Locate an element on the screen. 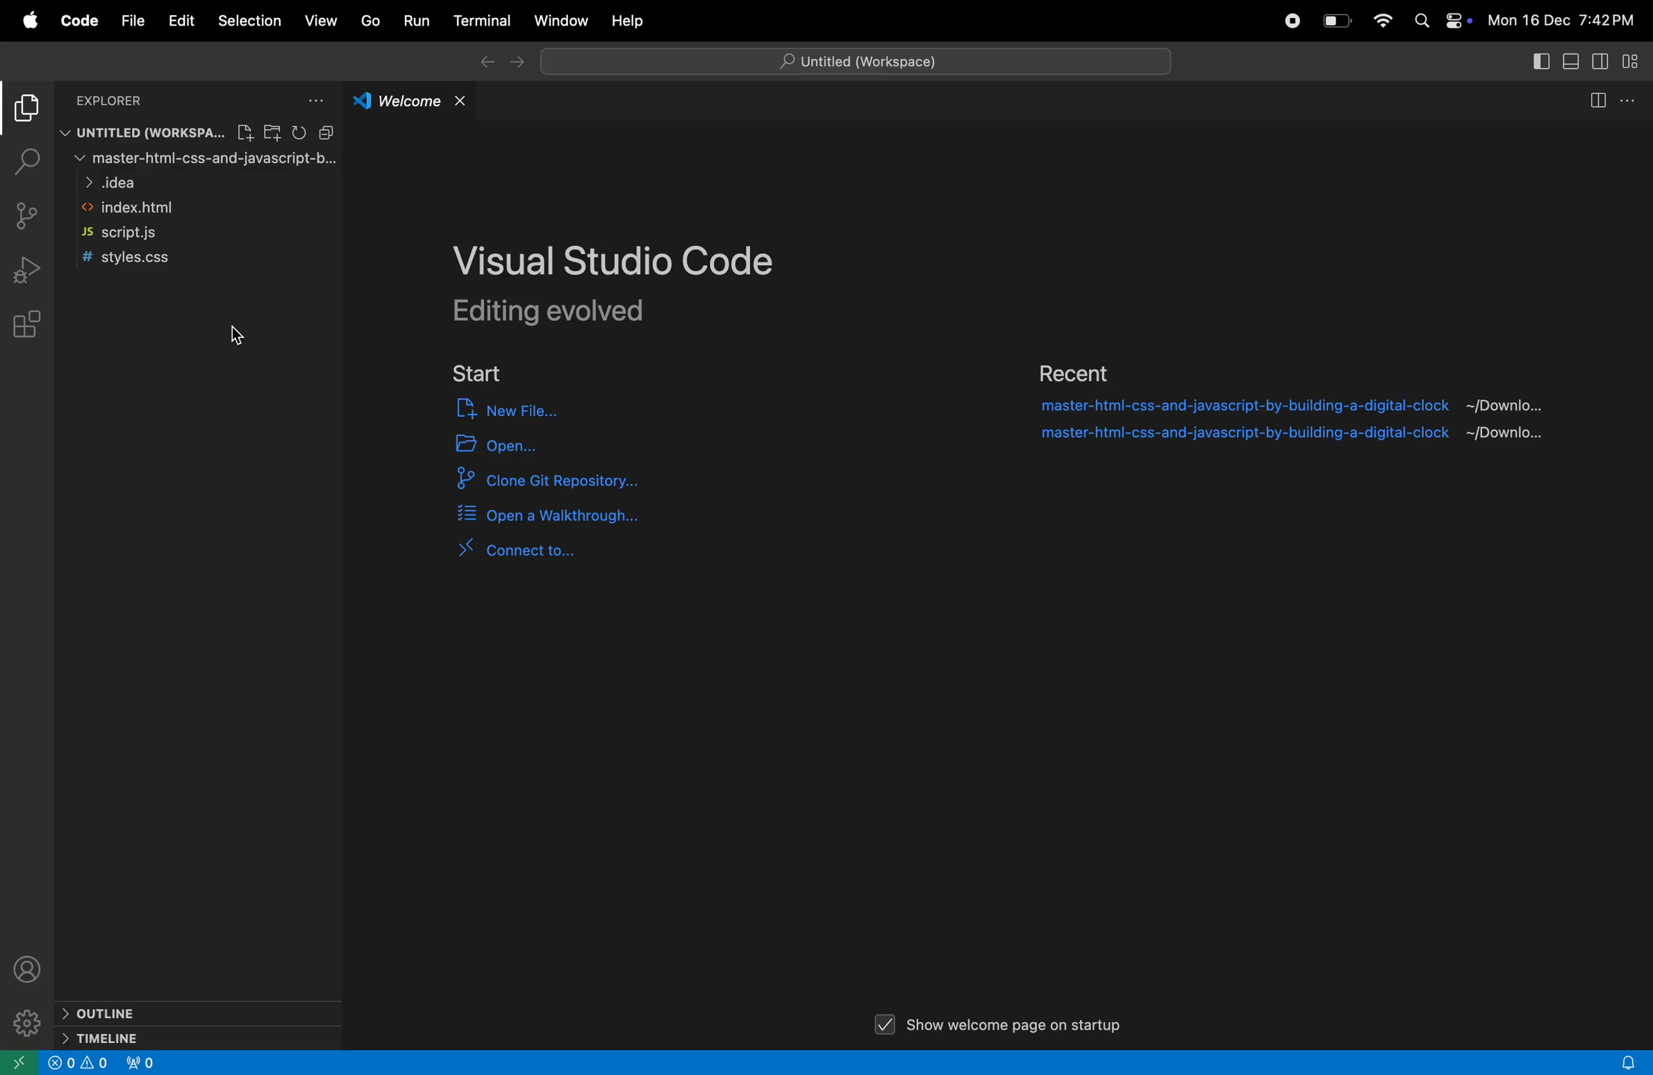 Image resolution: width=1653 pixels, height=1075 pixels. Run is located at coordinates (419, 19).